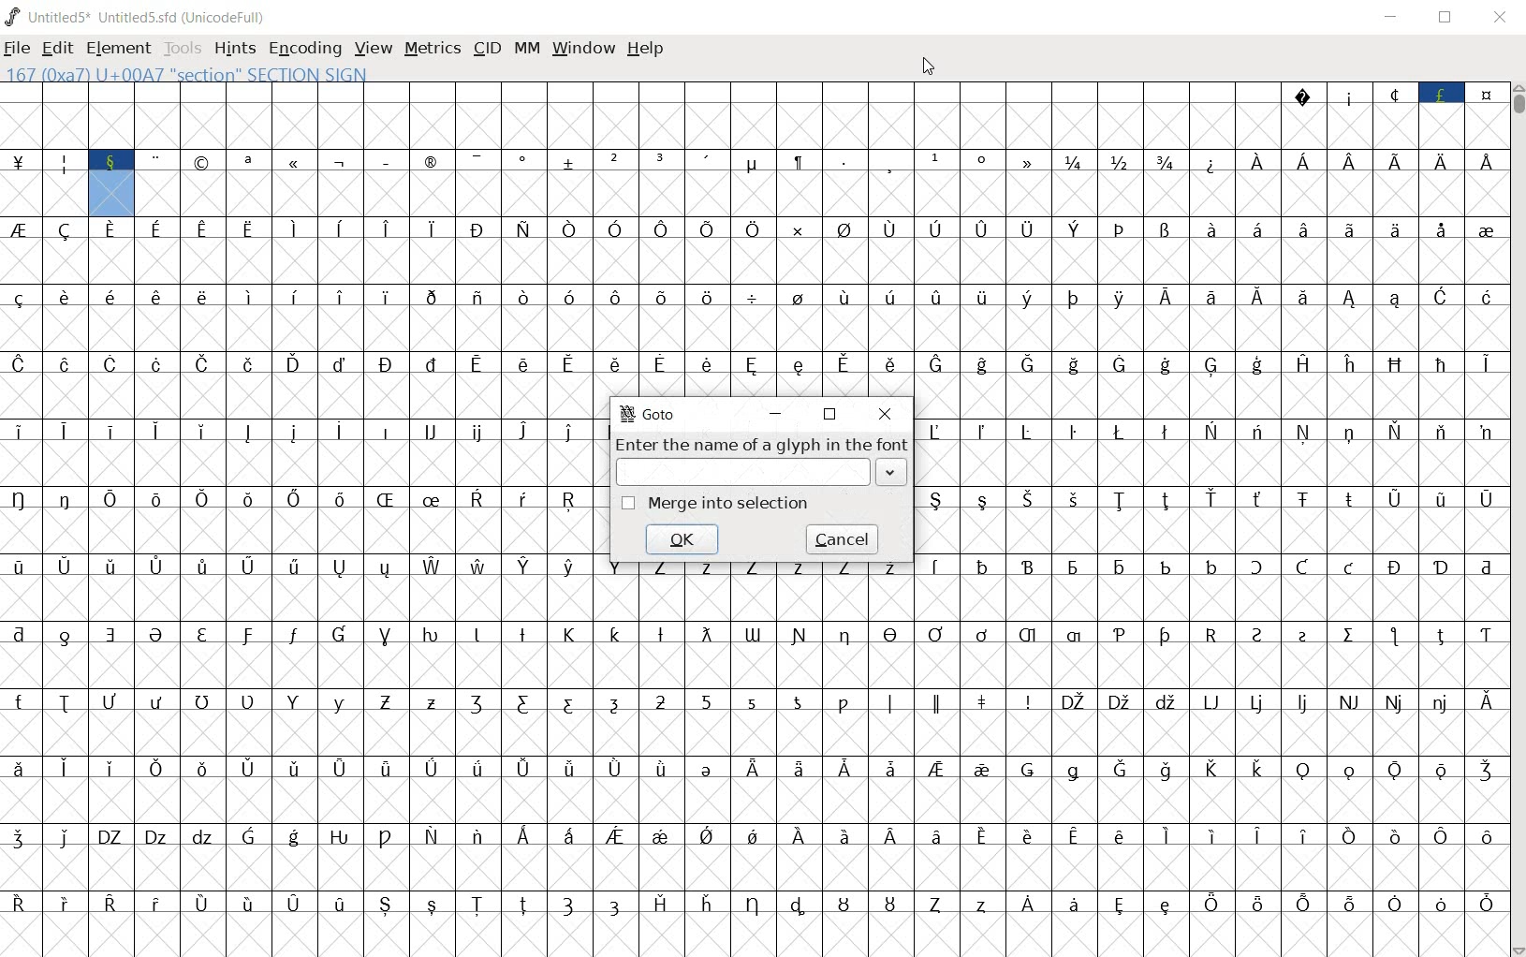 This screenshot has width=1526, height=957. I want to click on special alphabets, so click(752, 656).